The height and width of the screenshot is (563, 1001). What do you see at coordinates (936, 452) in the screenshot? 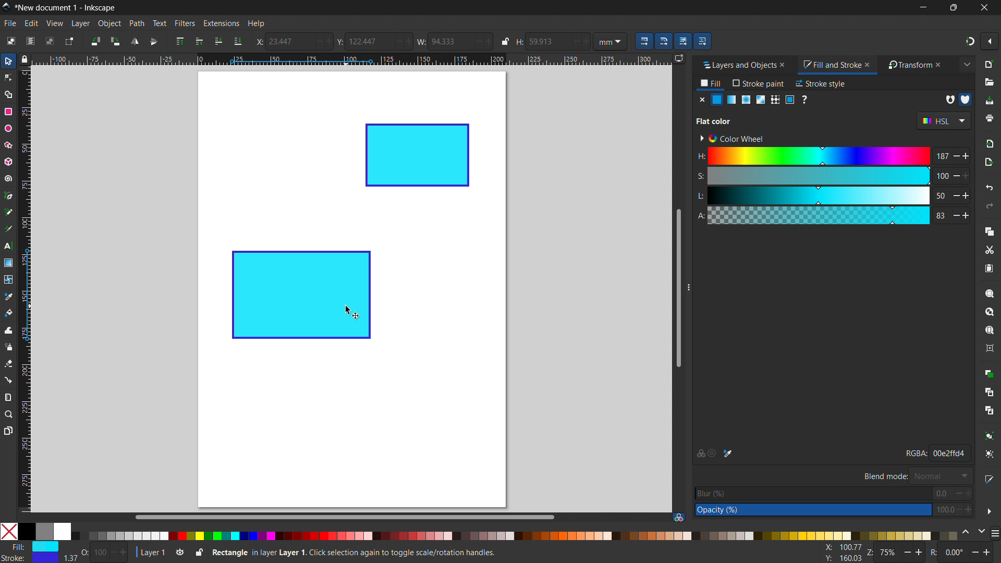
I see `RGBA: 00e2ffd4` at bounding box center [936, 452].